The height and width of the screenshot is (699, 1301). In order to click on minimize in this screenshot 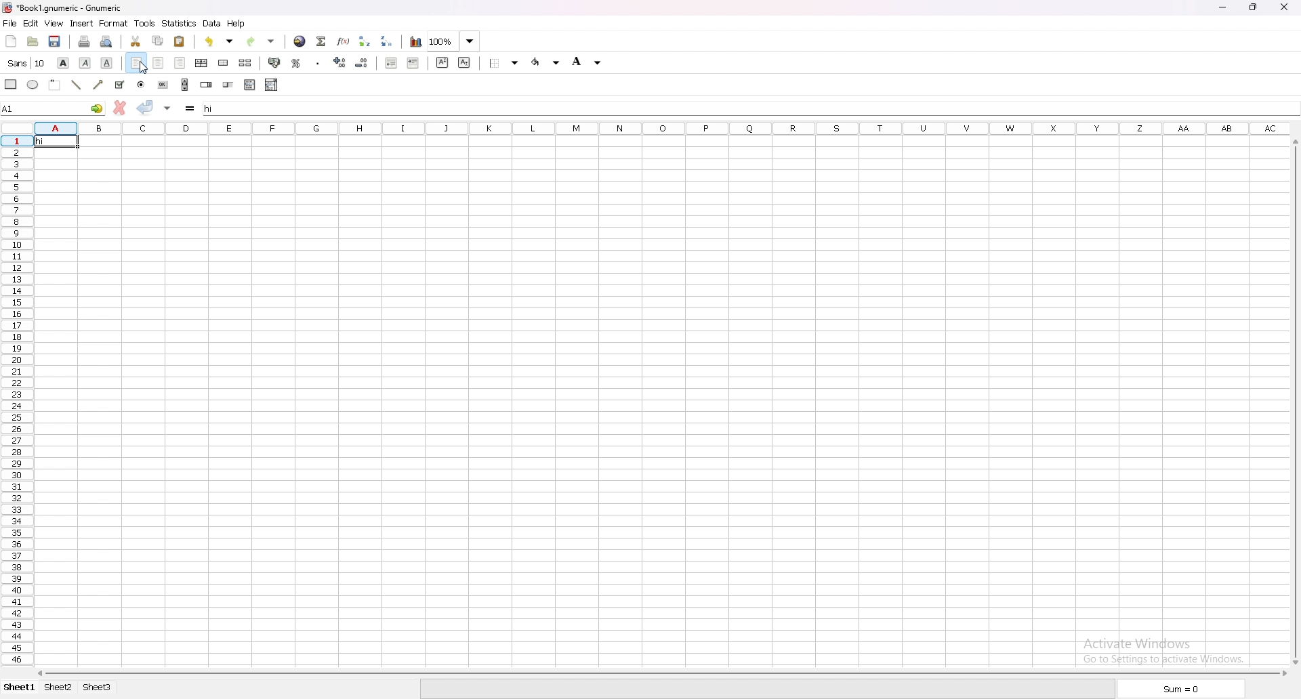, I will do `click(1222, 8)`.